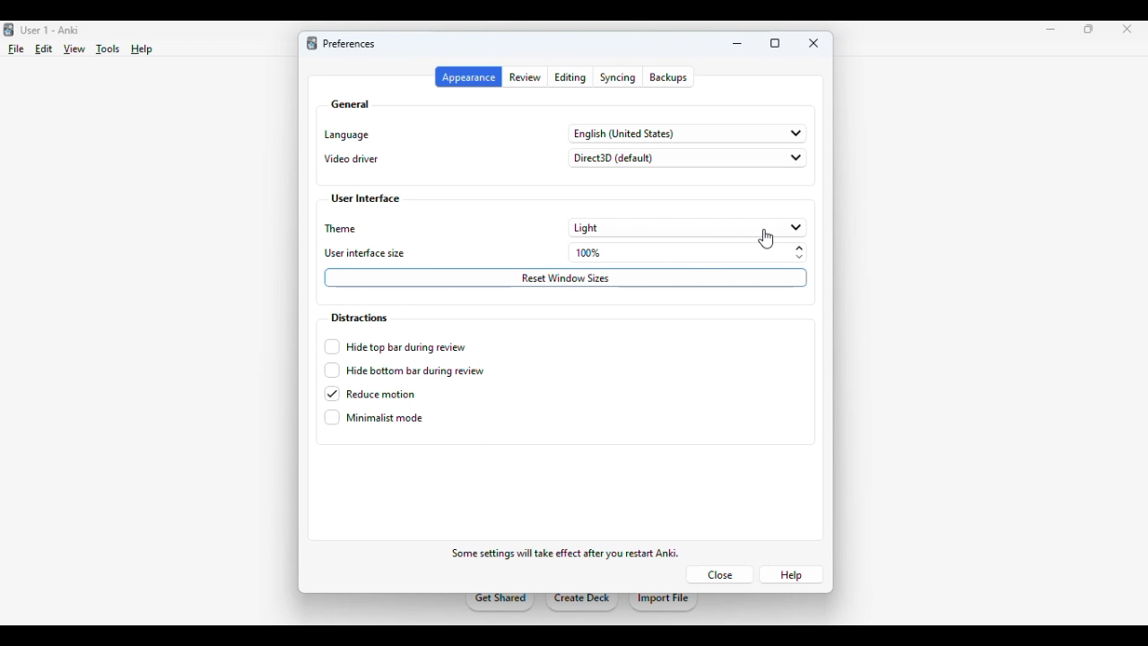 This screenshot has height=646, width=1148. I want to click on light, so click(688, 227).